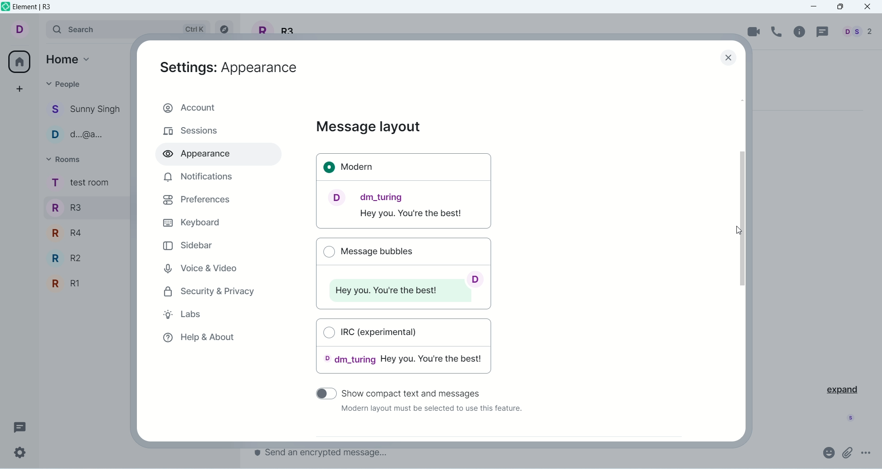 This screenshot has width=882, height=469. What do you see at coordinates (191, 132) in the screenshot?
I see `sessions` at bounding box center [191, 132].